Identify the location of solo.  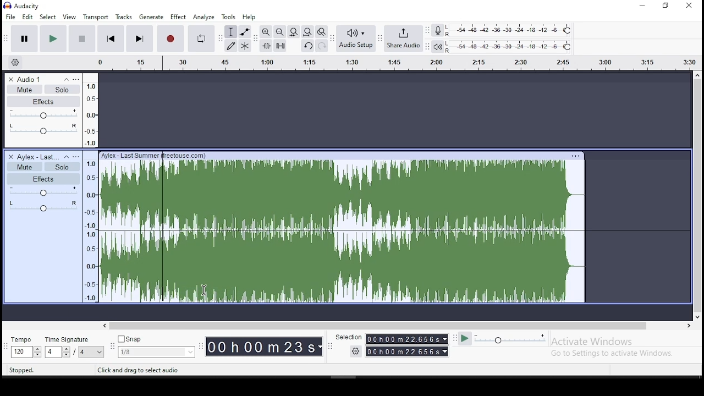
(61, 166).